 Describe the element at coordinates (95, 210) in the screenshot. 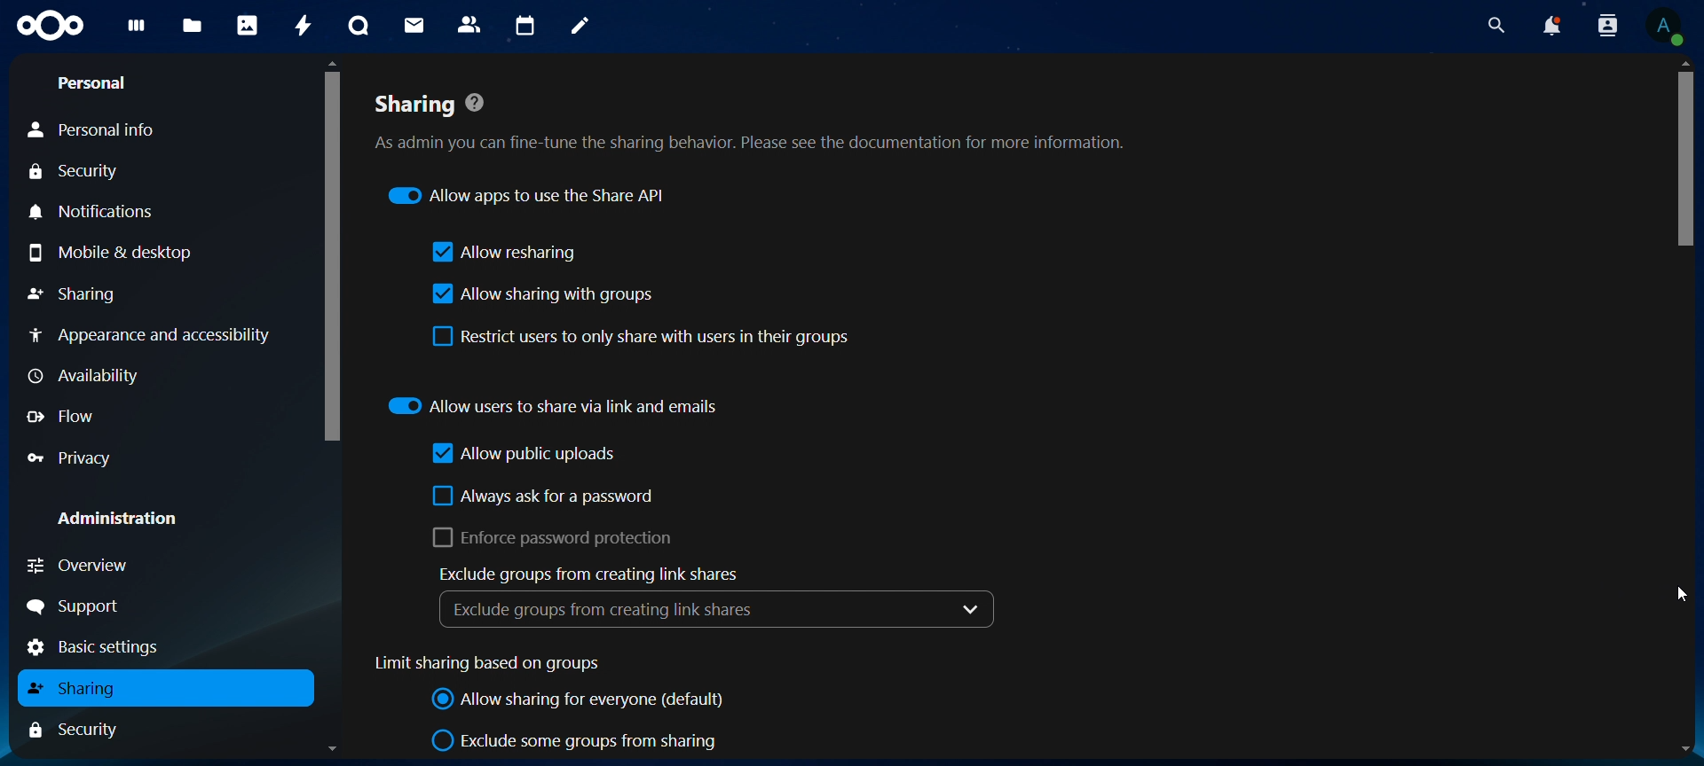

I see `notiifications` at that location.